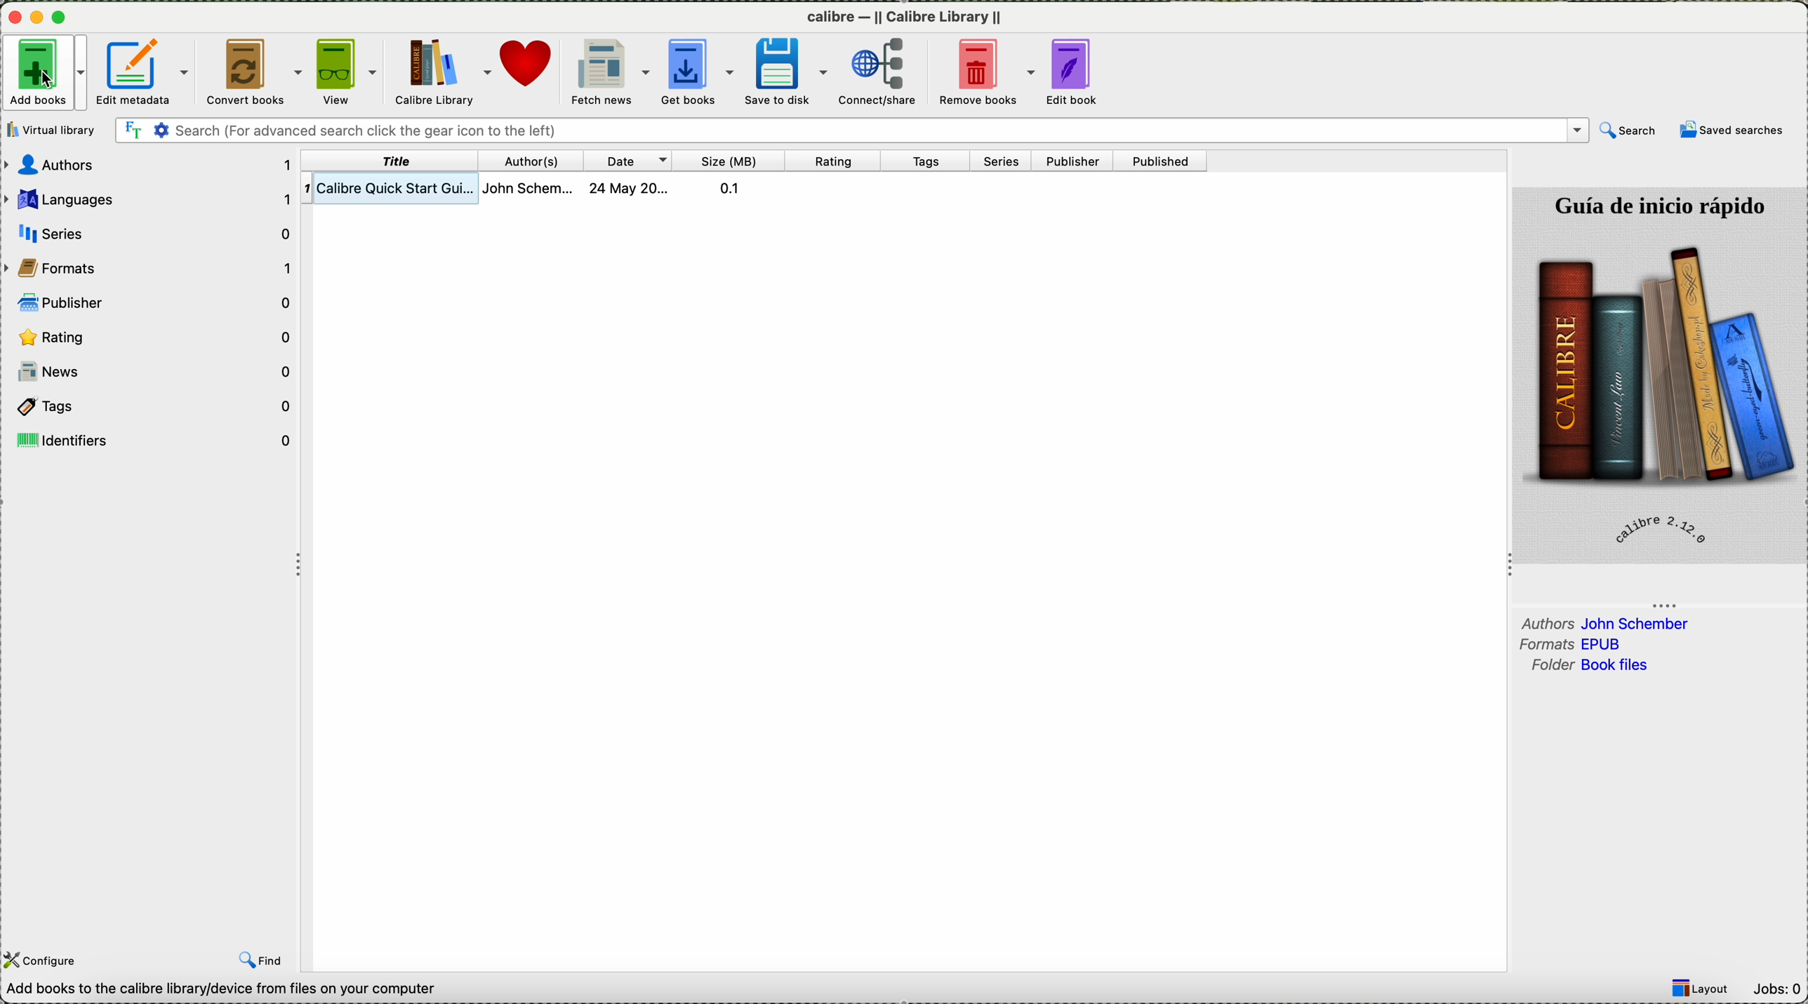  What do you see at coordinates (152, 338) in the screenshot?
I see `rating` at bounding box center [152, 338].